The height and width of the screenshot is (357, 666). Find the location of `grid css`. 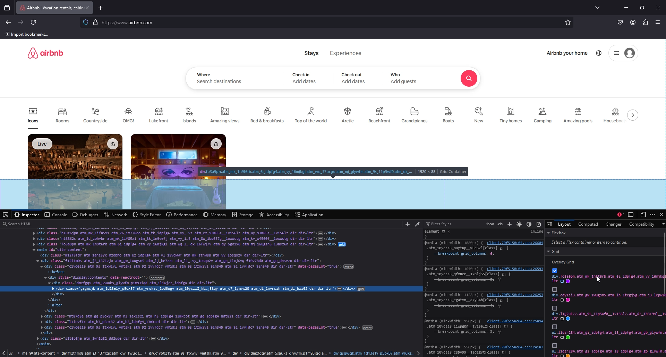

grid css is located at coordinates (608, 279).